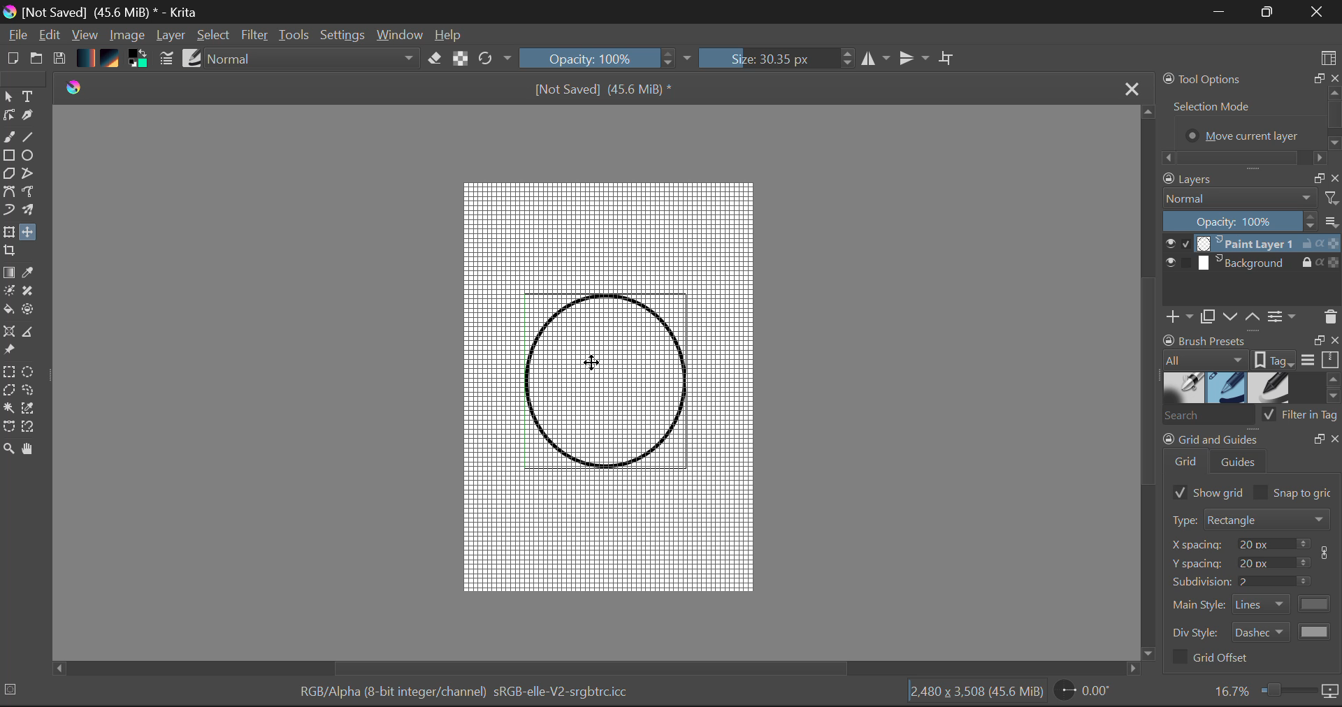  I want to click on Help, so click(452, 35).